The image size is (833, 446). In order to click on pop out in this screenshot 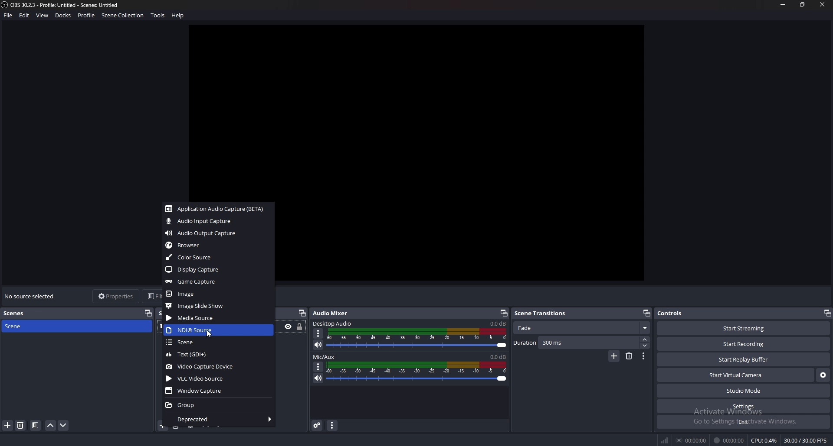, I will do `click(148, 311)`.